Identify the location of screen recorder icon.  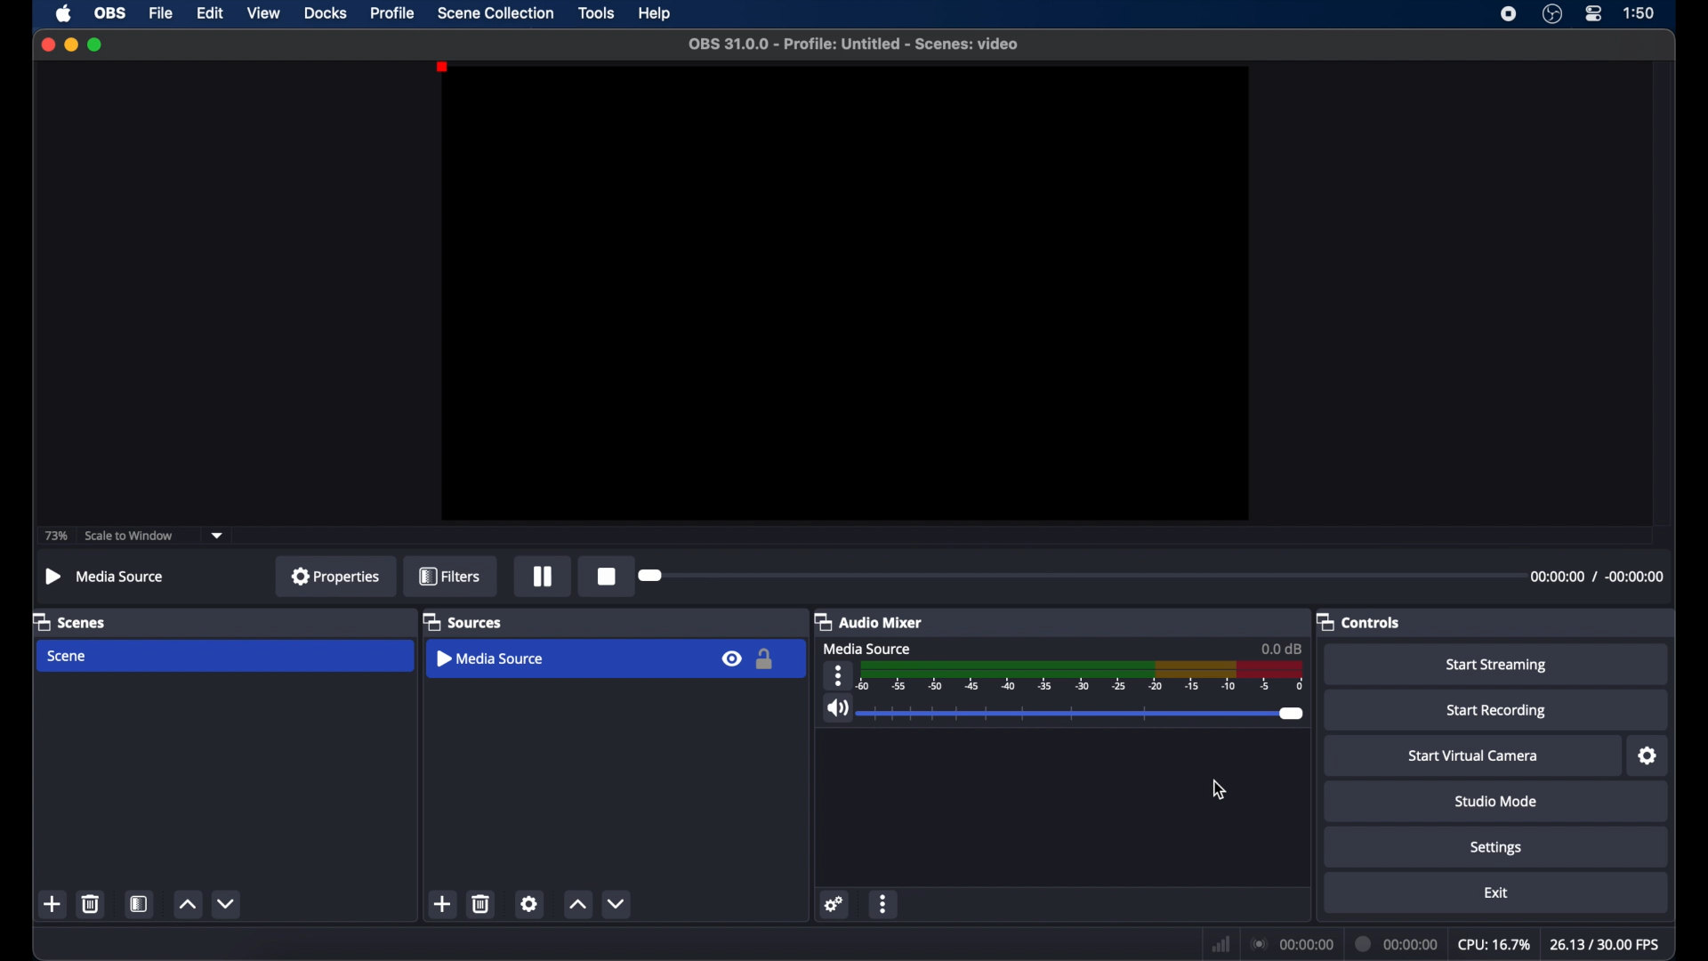
(1507, 14).